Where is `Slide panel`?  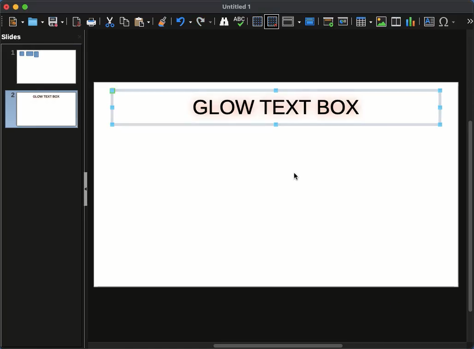
Slide panel is located at coordinates (85, 189).